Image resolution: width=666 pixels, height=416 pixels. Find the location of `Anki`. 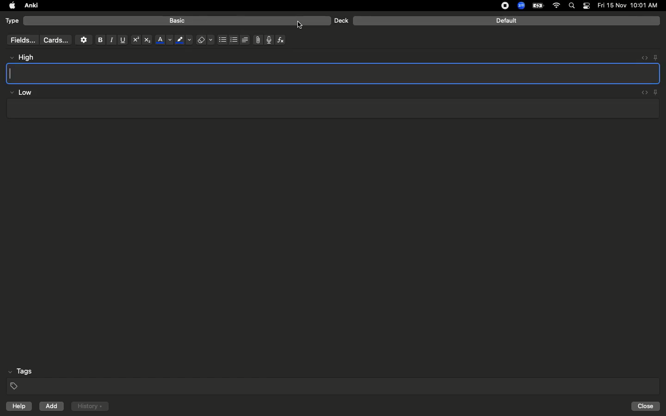

Anki is located at coordinates (31, 6).